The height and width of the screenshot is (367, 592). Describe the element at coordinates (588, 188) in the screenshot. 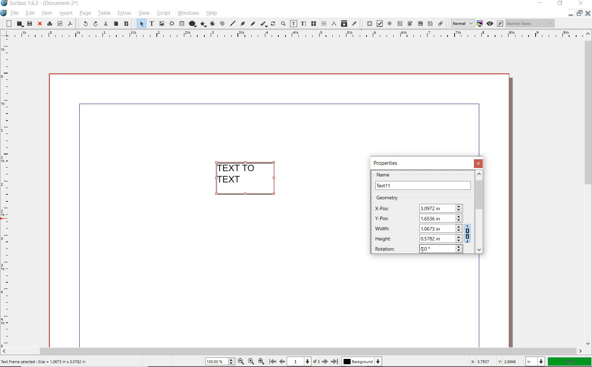

I see `scrollbar` at that location.